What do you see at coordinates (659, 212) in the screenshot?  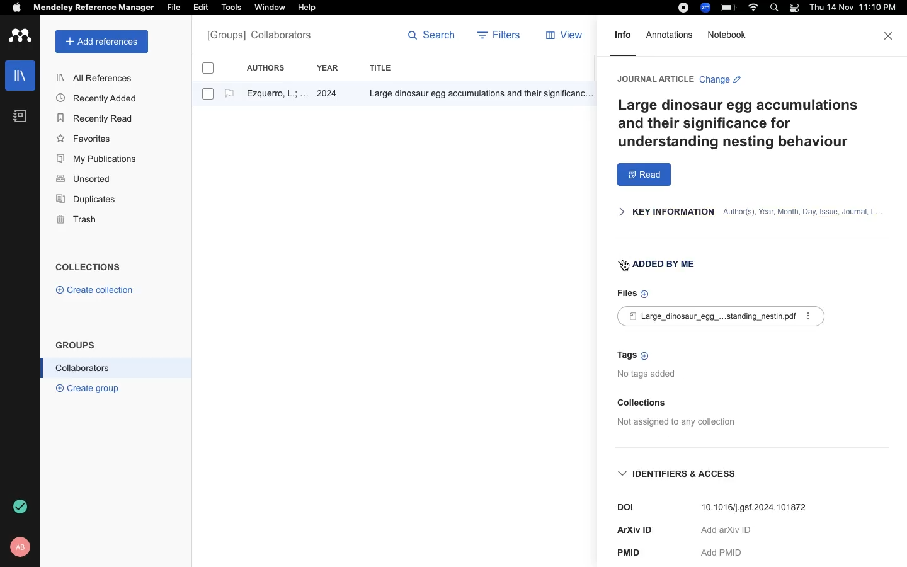 I see `KEY INFORMATION
|` at bounding box center [659, 212].